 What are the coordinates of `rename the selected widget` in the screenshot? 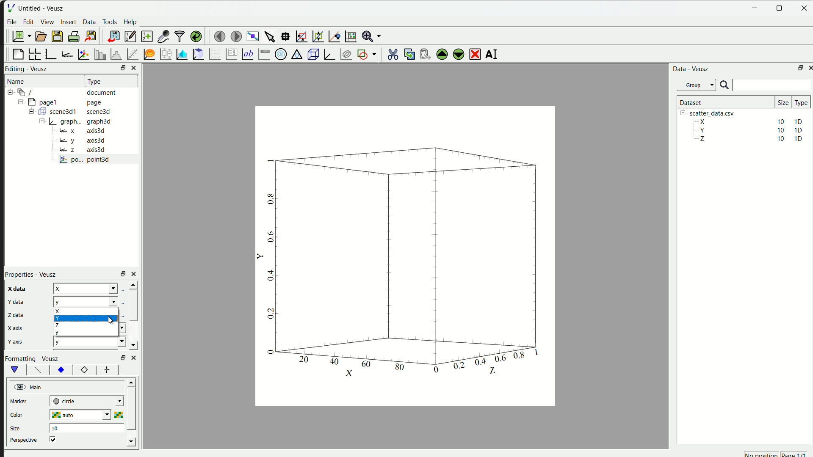 It's located at (491, 54).